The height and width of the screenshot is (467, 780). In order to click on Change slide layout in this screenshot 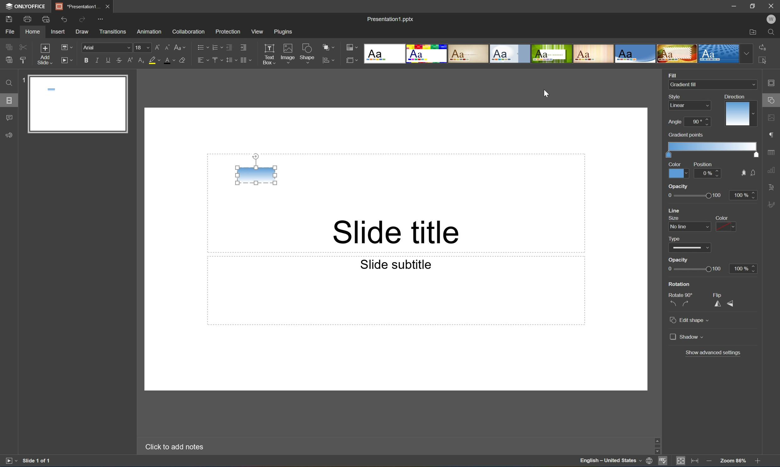, I will do `click(65, 46)`.